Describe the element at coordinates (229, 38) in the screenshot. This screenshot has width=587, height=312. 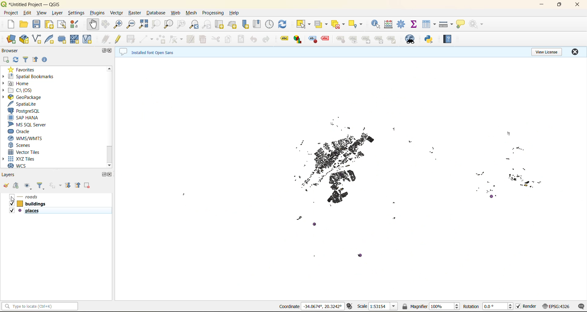
I see `copy` at that location.